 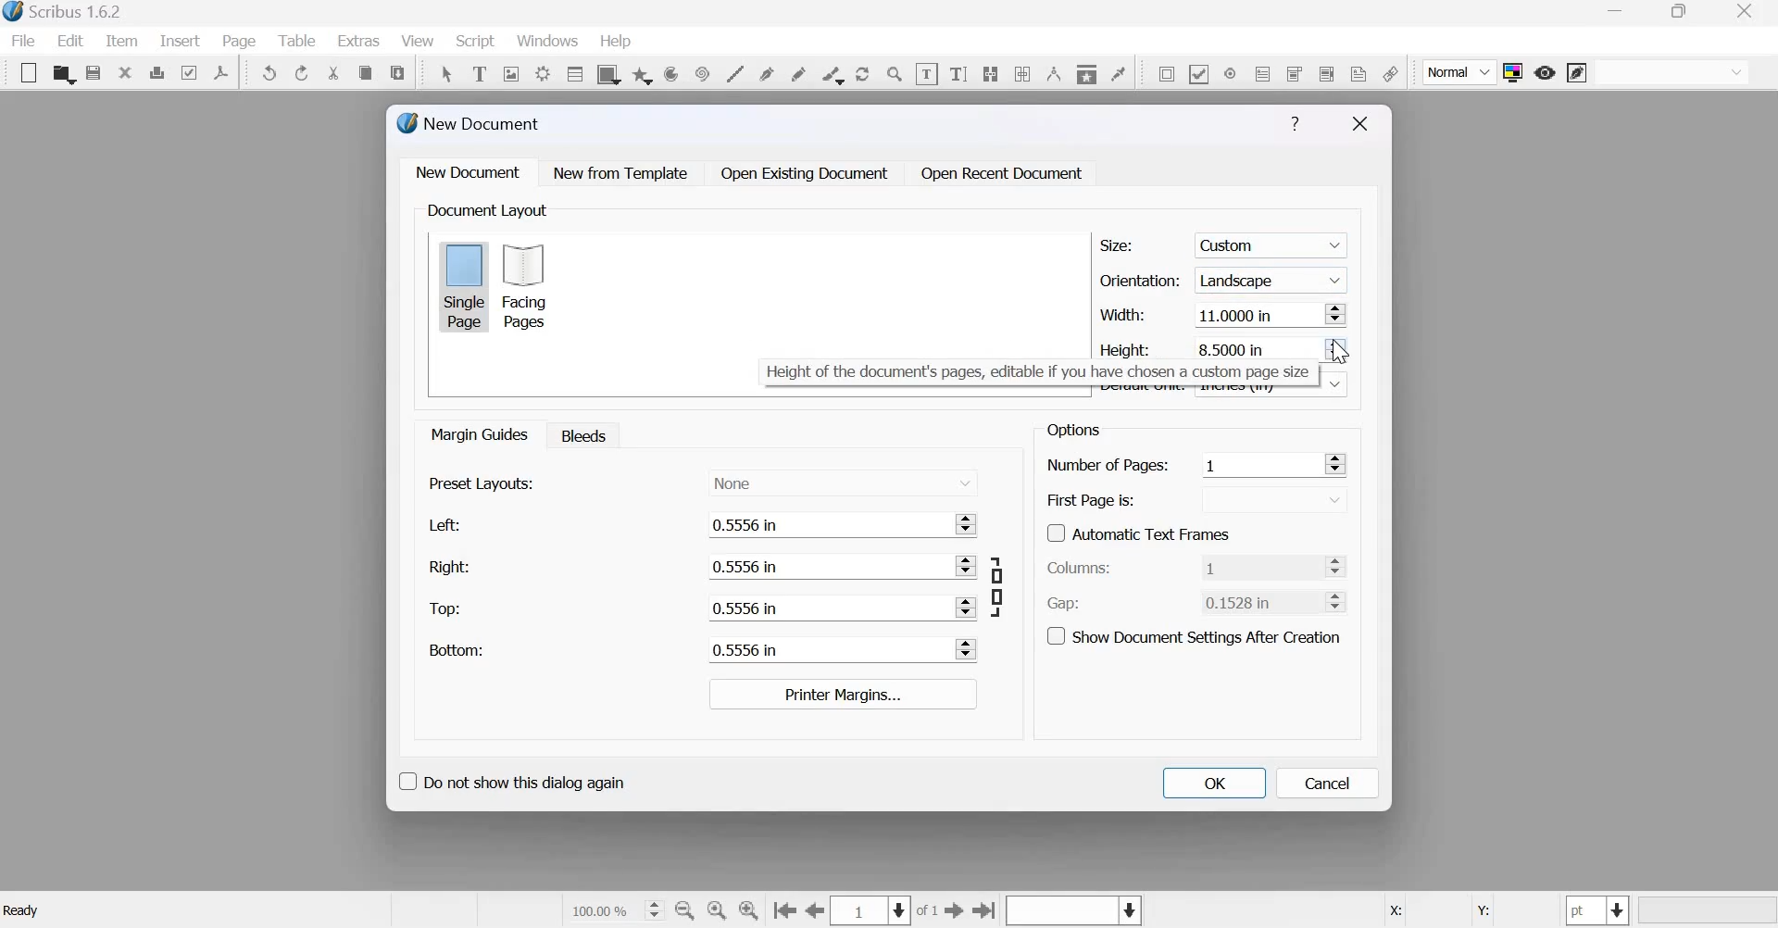 I want to click on Preflight verifier, so click(x=188, y=71).